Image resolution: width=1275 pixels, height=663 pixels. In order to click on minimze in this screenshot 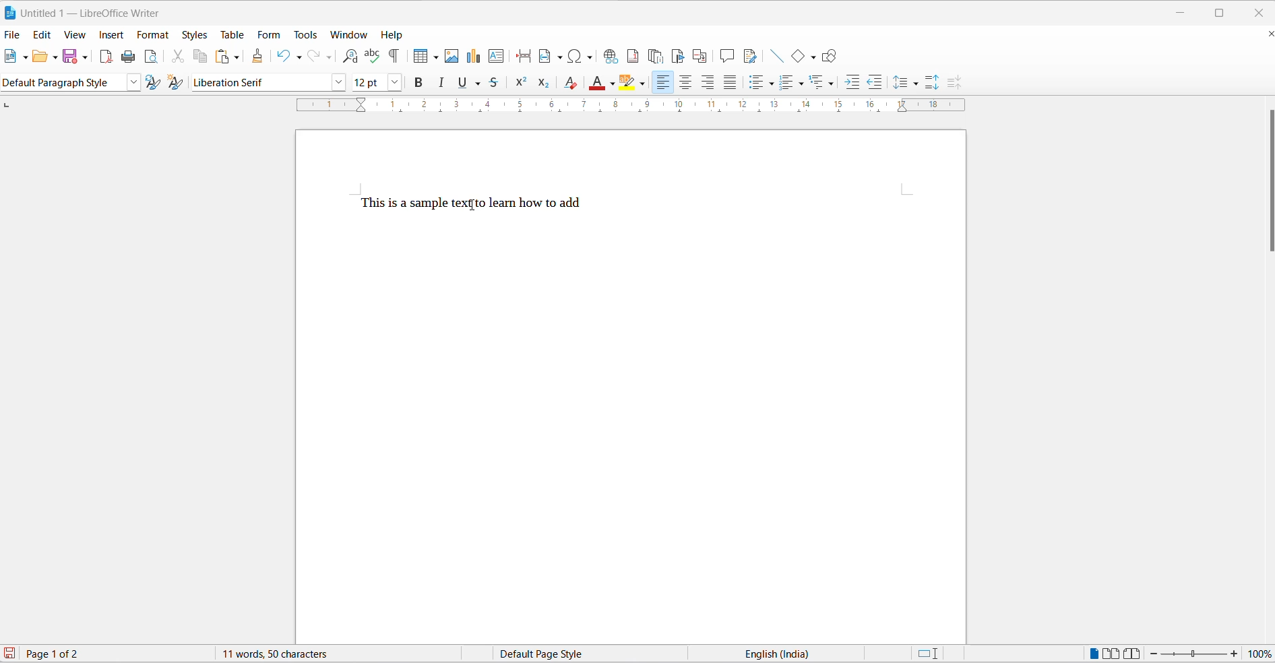, I will do `click(1183, 10)`.